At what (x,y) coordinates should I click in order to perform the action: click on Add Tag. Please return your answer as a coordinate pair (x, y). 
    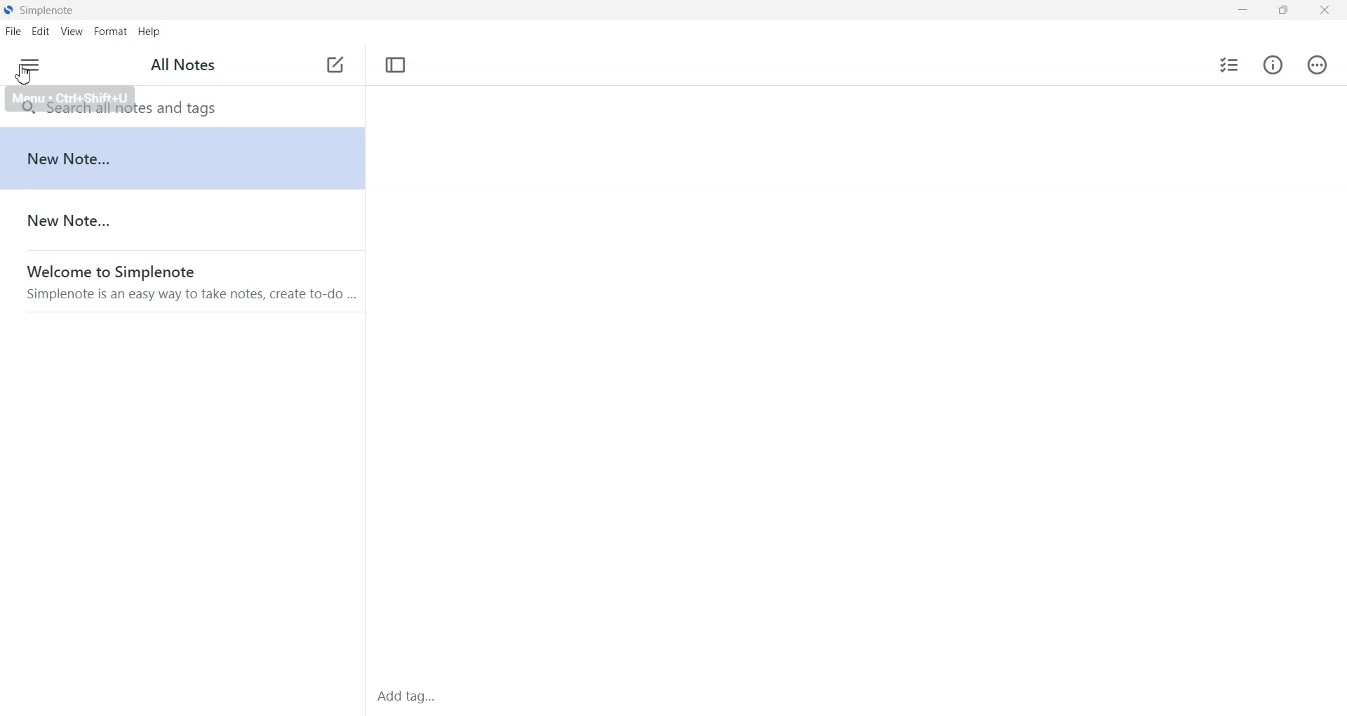
    Looking at the image, I should click on (406, 696).